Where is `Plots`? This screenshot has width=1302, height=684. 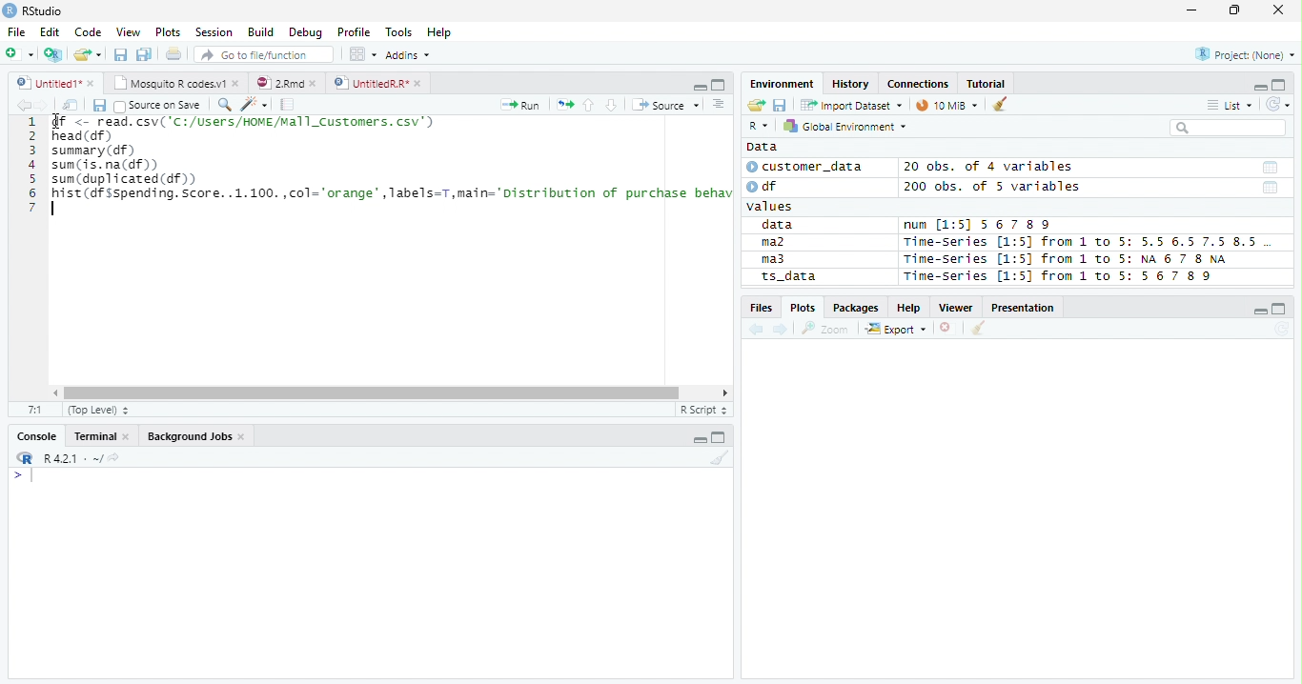 Plots is located at coordinates (168, 32).